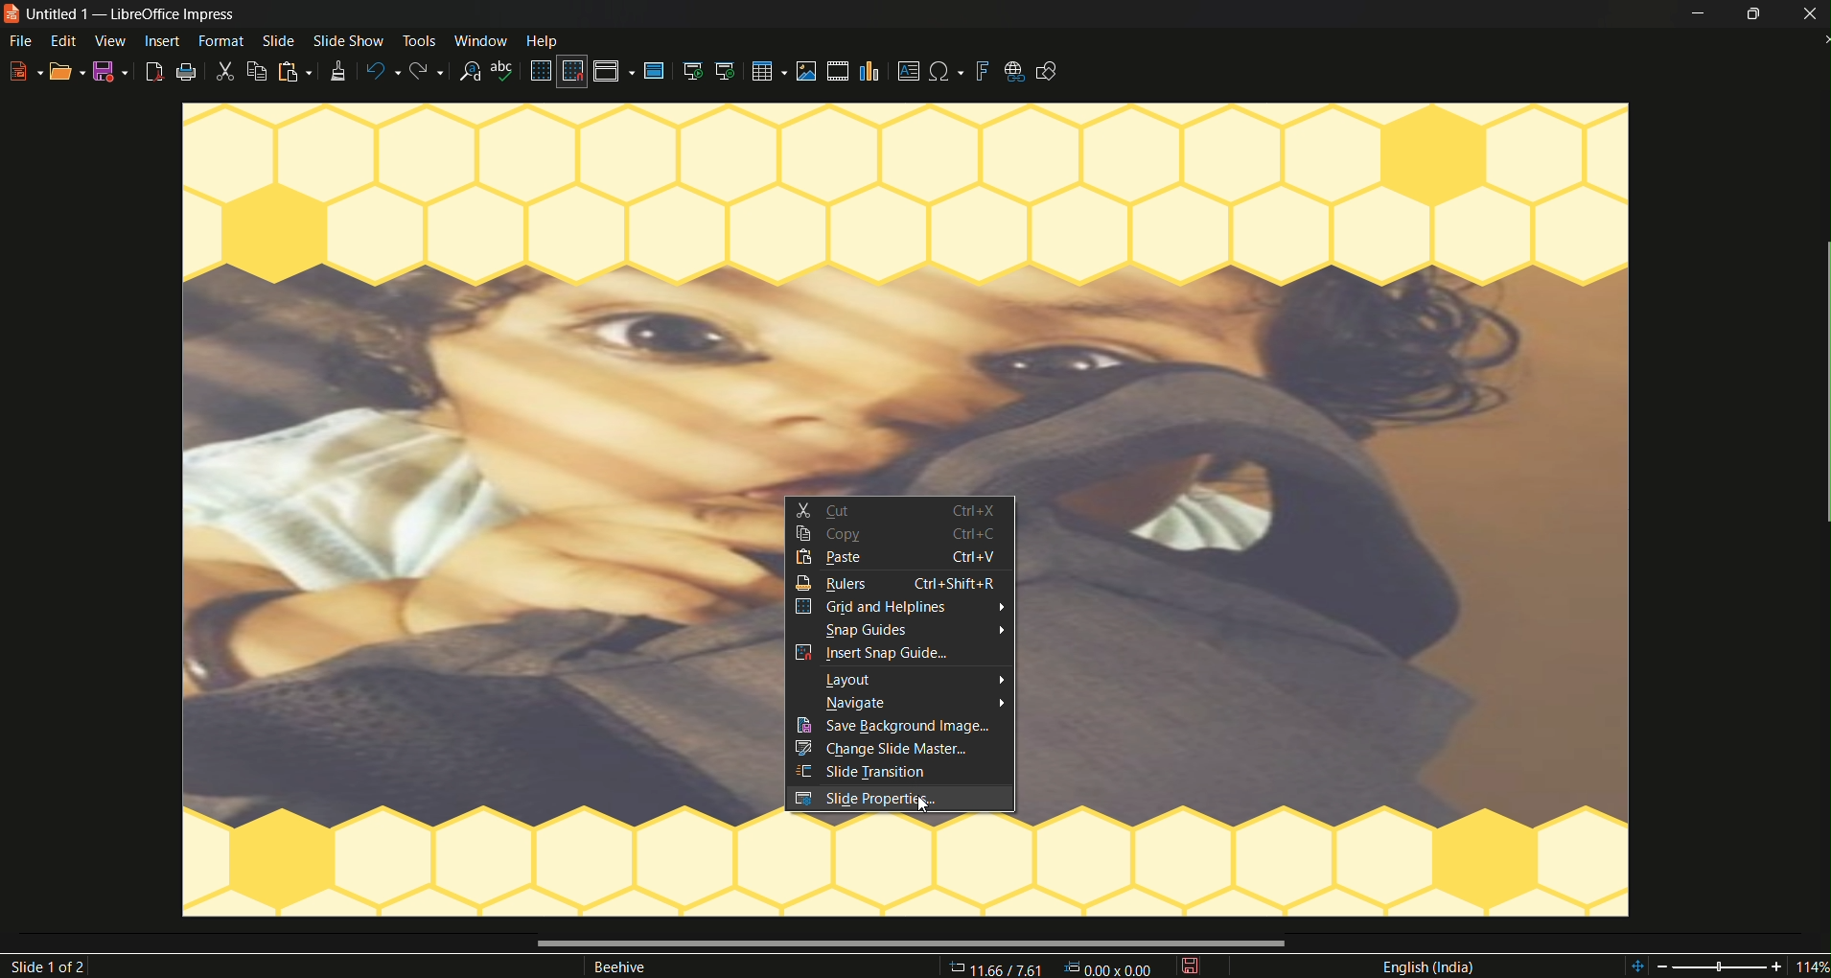 This screenshot has width=1831, height=978. What do you see at coordinates (924, 801) in the screenshot?
I see `cursor` at bounding box center [924, 801].